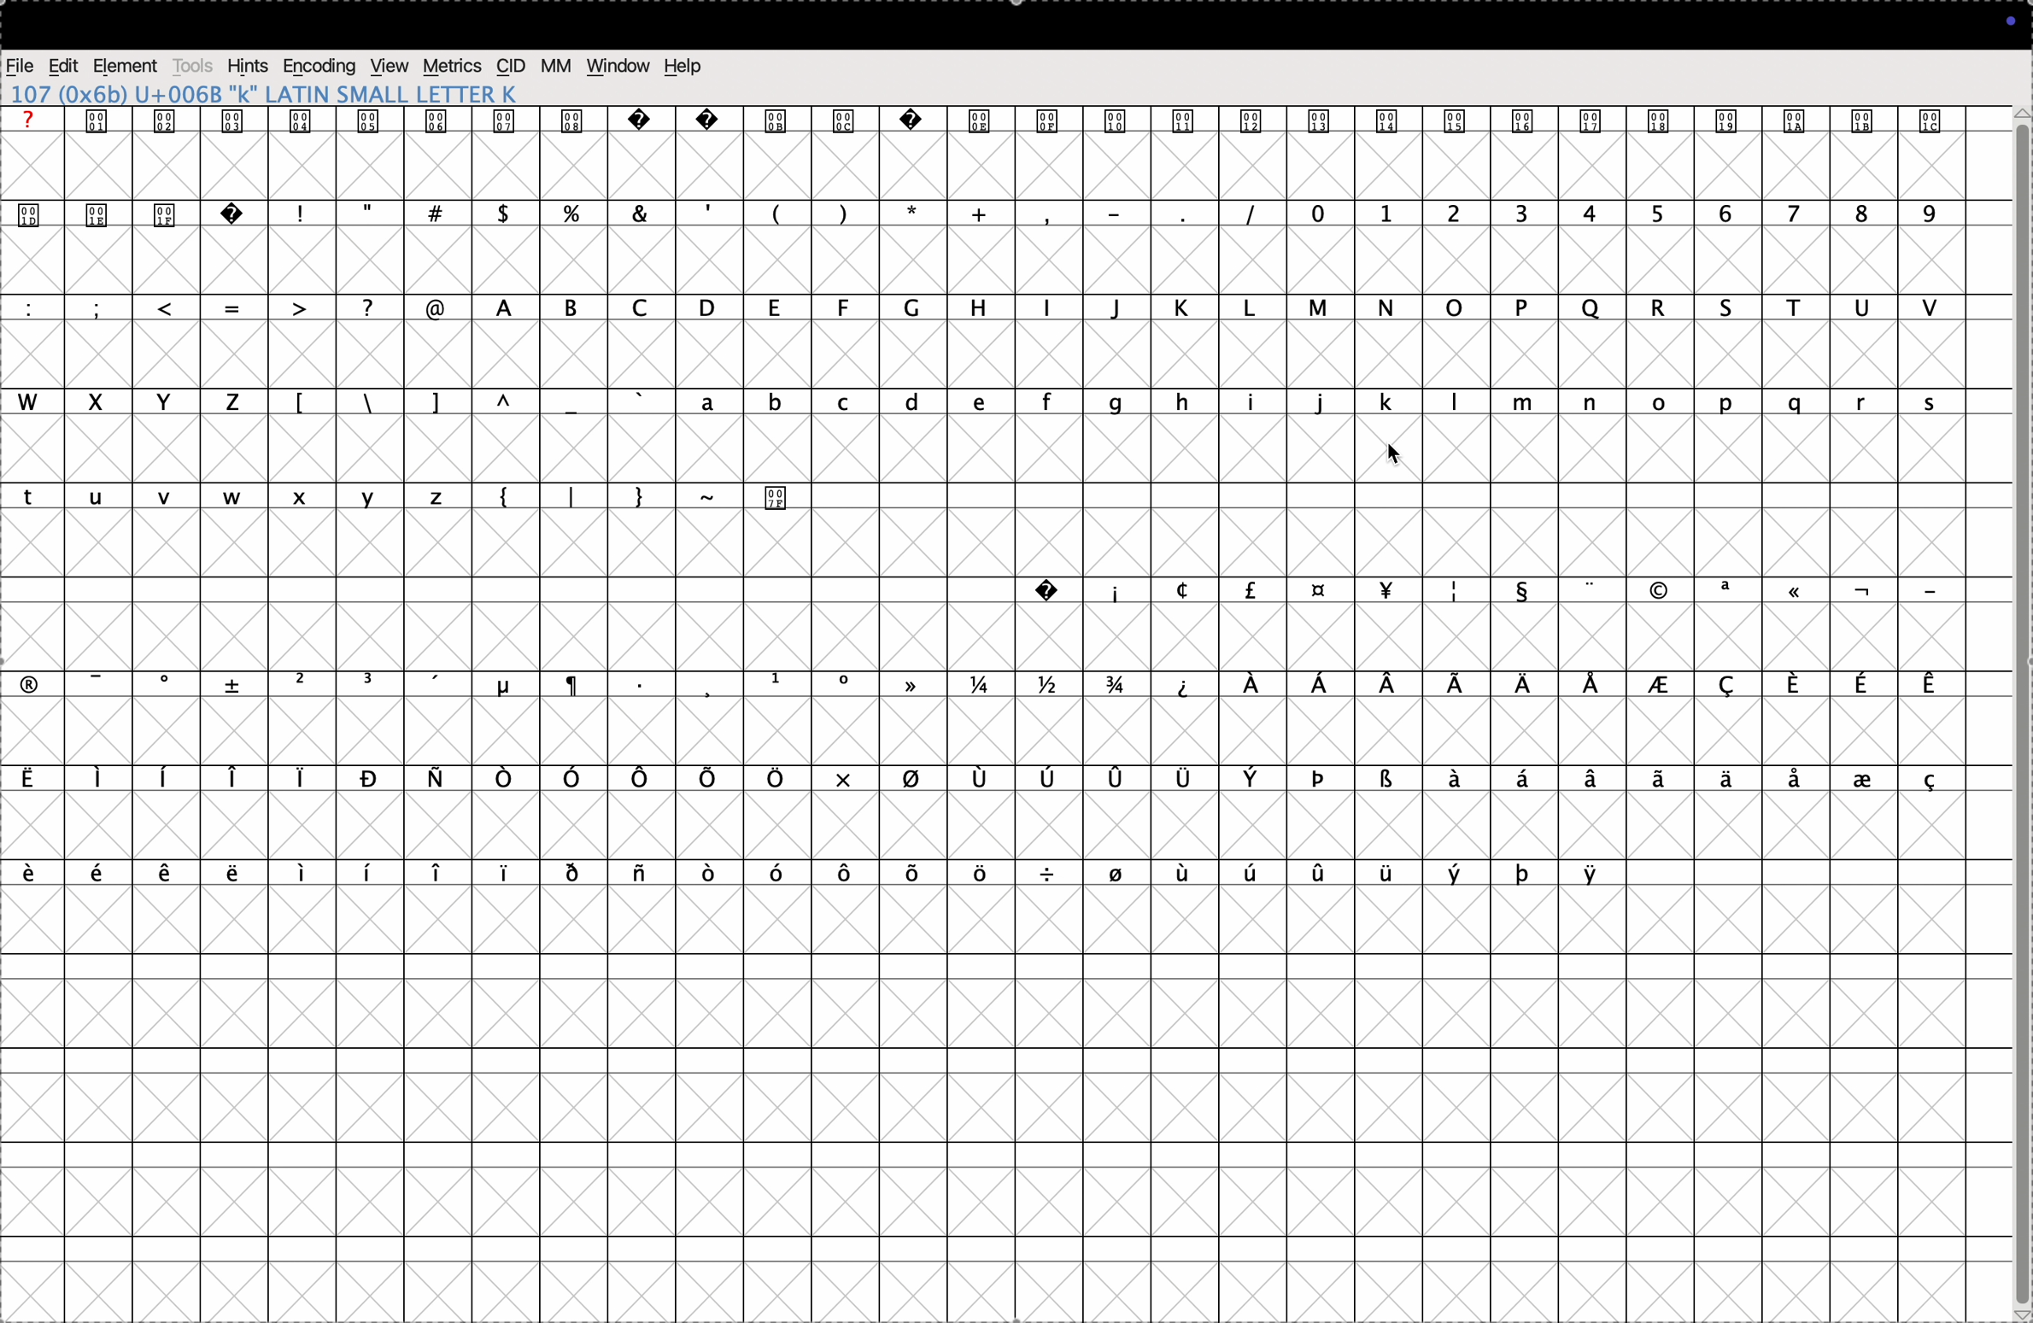 The image size is (2033, 1323). What do you see at coordinates (1388, 309) in the screenshot?
I see `n` at bounding box center [1388, 309].